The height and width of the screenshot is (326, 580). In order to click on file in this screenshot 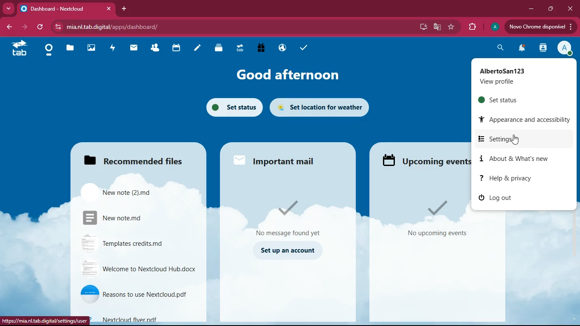, I will do `click(136, 294)`.